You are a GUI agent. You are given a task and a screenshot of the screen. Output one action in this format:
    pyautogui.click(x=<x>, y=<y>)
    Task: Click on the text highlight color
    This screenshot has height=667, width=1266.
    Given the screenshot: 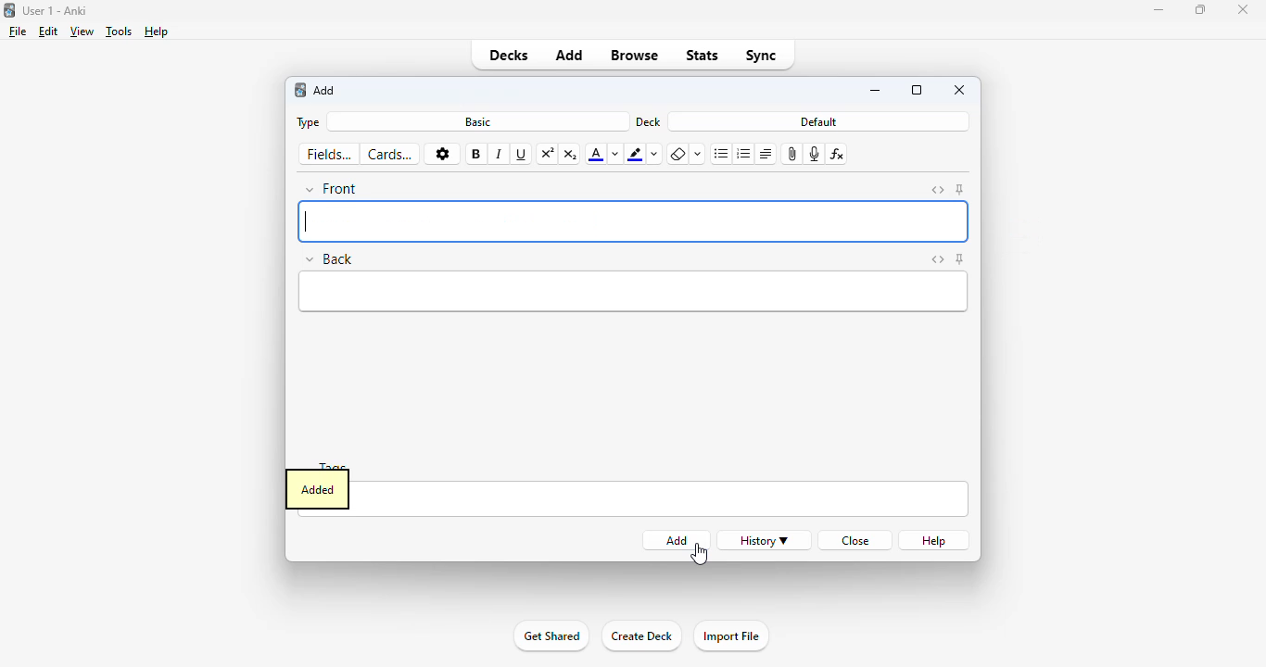 What is the action you would take?
    pyautogui.click(x=635, y=154)
    